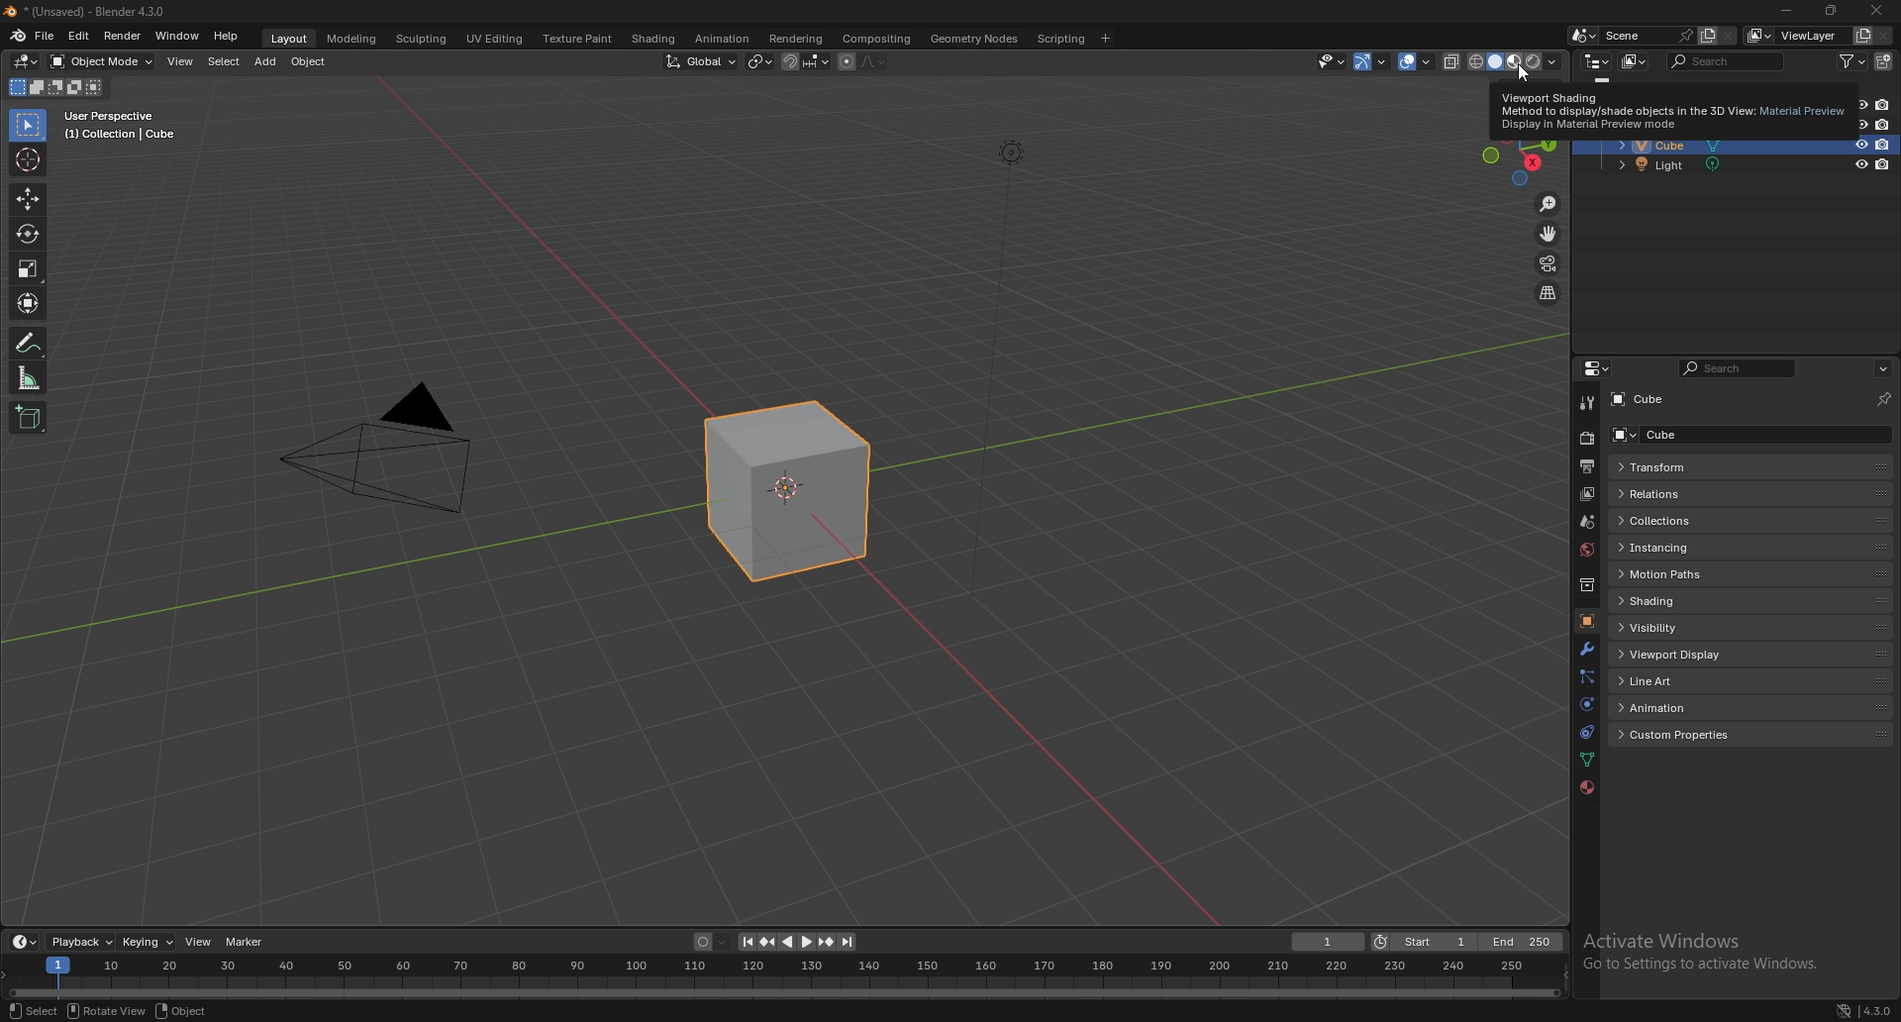 The width and height of the screenshot is (1901, 1022). Describe the element at coordinates (1550, 293) in the screenshot. I see `perspective/orthographic` at that location.